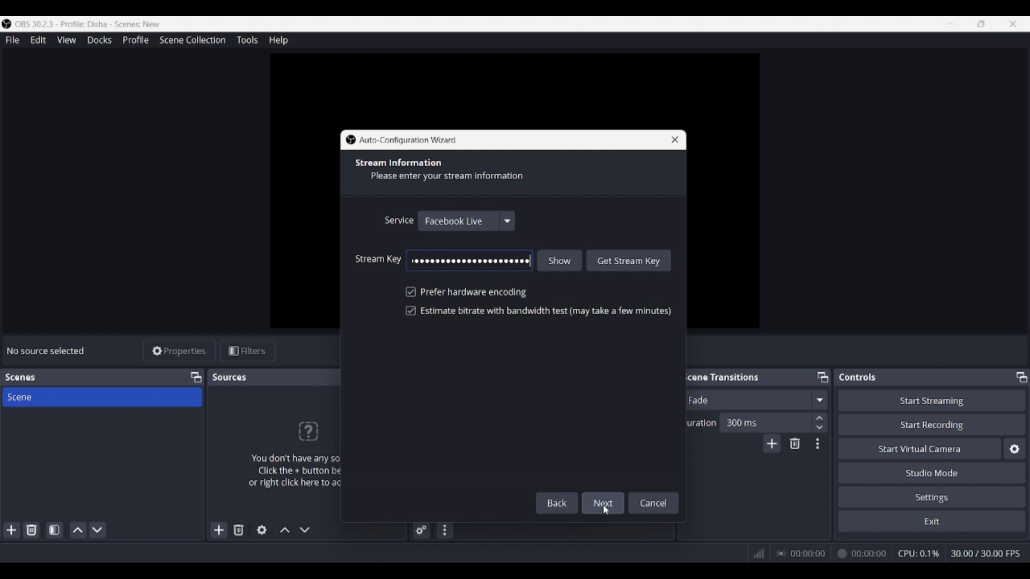  Describe the element at coordinates (278, 40) in the screenshot. I see `Help menu` at that location.